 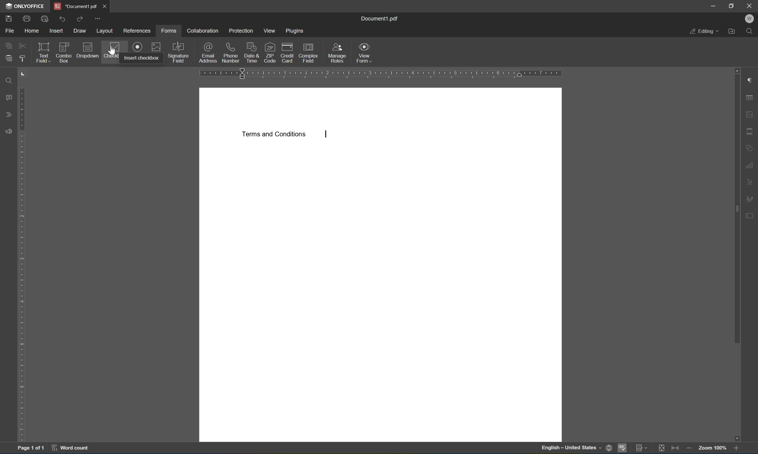 I want to click on redo, so click(x=80, y=19).